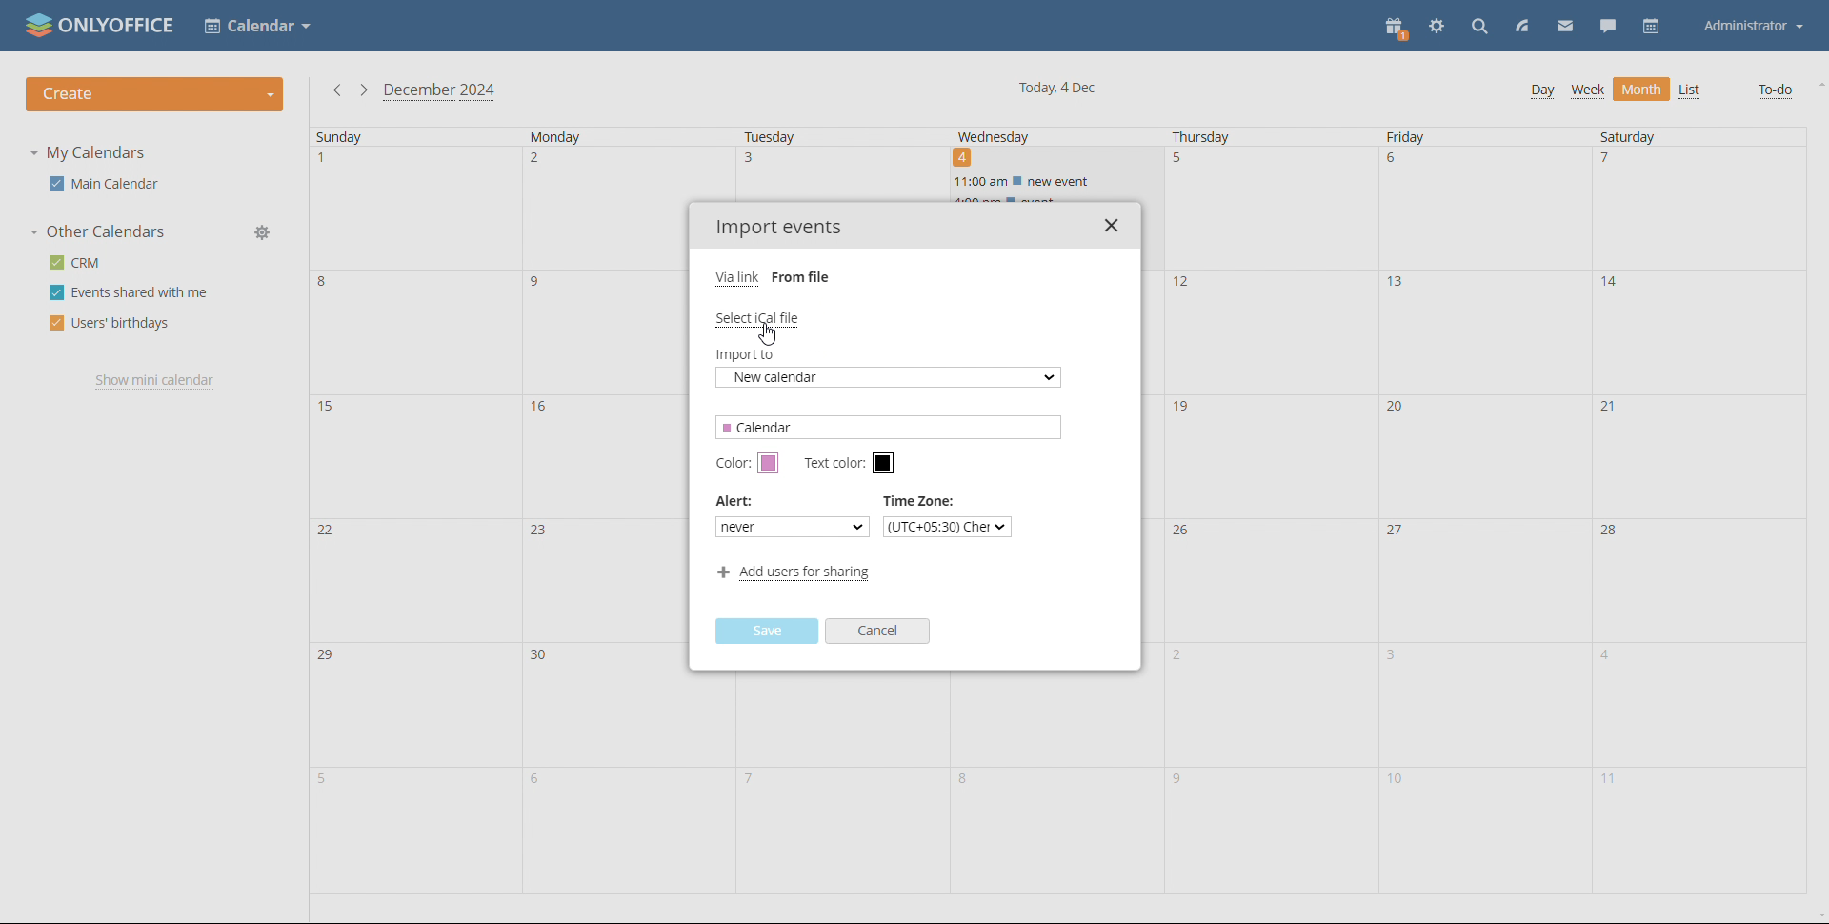 The image size is (1829, 924). I want to click on time zone:, so click(921, 500).